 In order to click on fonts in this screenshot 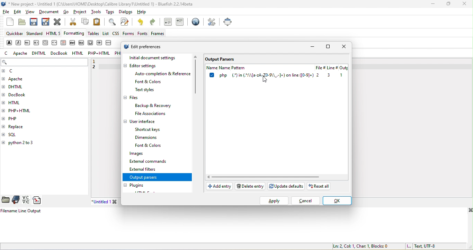, I will do `click(143, 34)`.